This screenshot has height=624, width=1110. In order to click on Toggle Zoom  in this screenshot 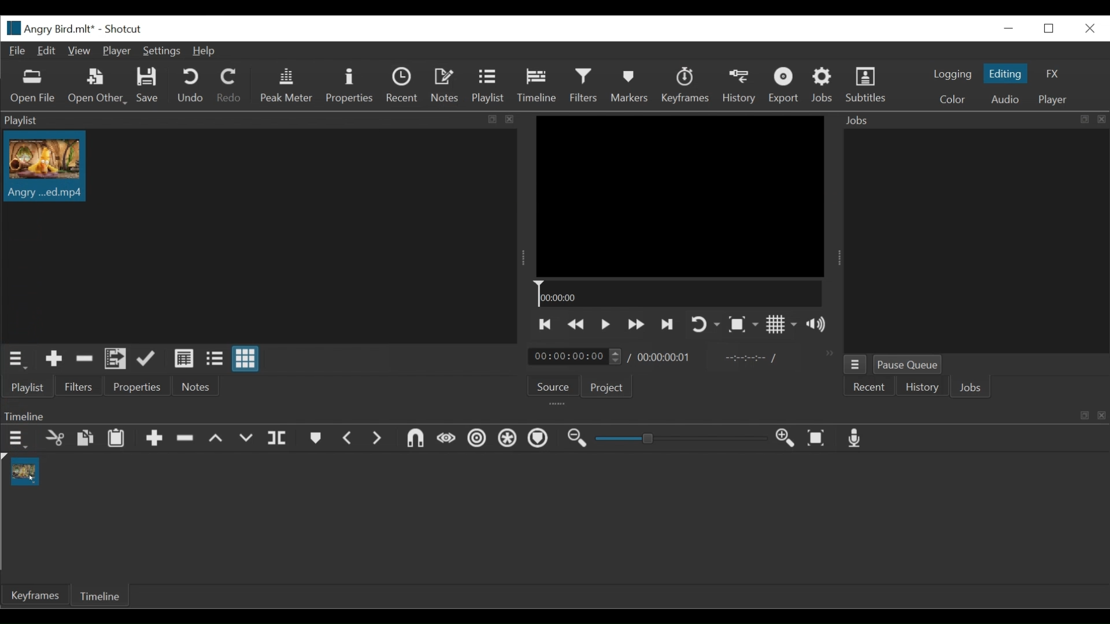, I will do `click(743, 324)`.